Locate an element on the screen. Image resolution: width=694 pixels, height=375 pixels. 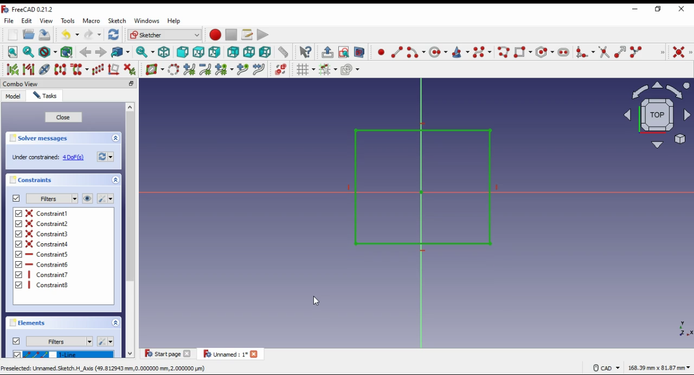
sketch is located at coordinates (118, 21).